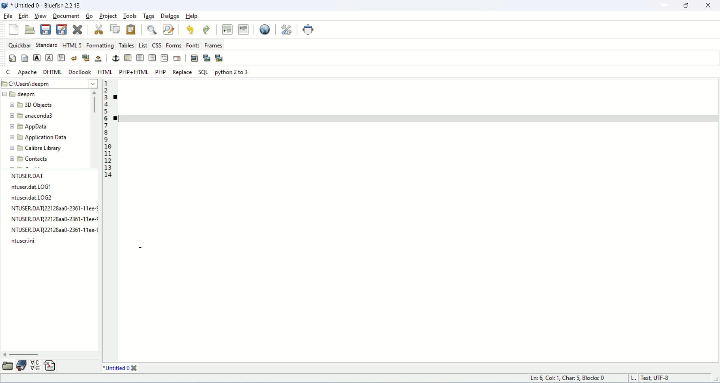 The height and width of the screenshot is (383, 720). Describe the element at coordinates (152, 30) in the screenshot. I see `find bar` at that location.